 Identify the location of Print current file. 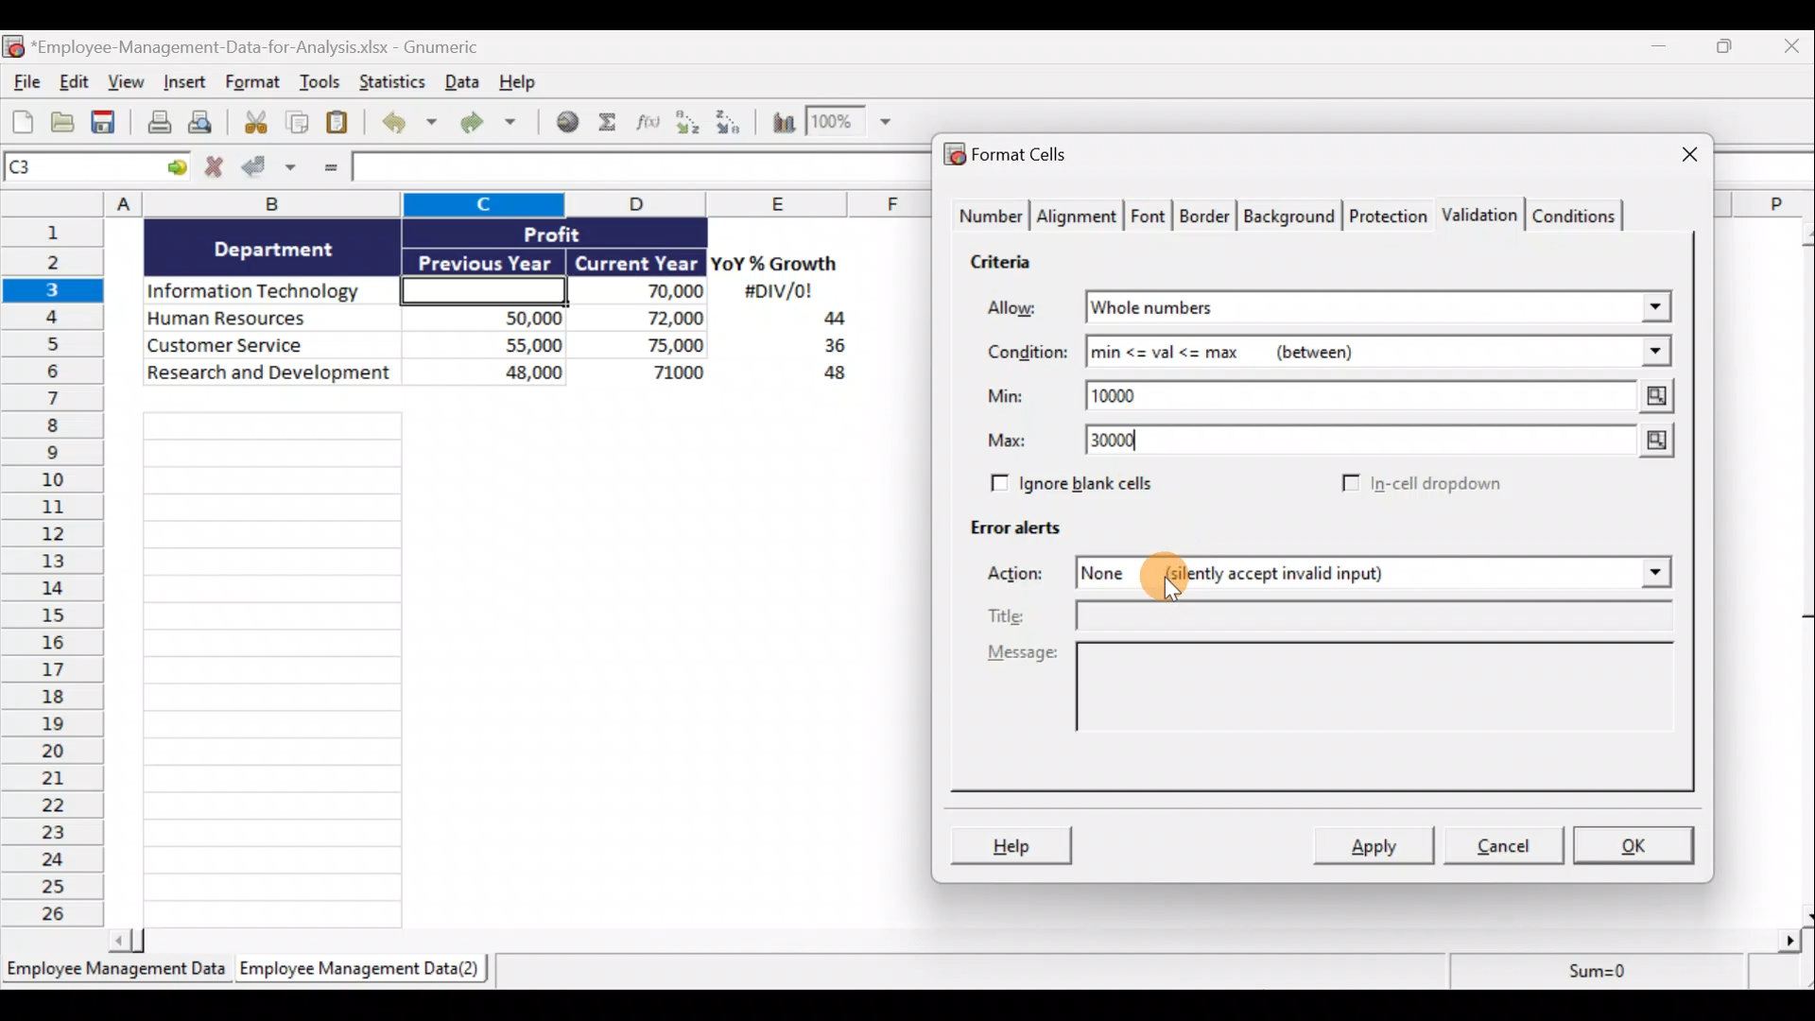
(156, 124).